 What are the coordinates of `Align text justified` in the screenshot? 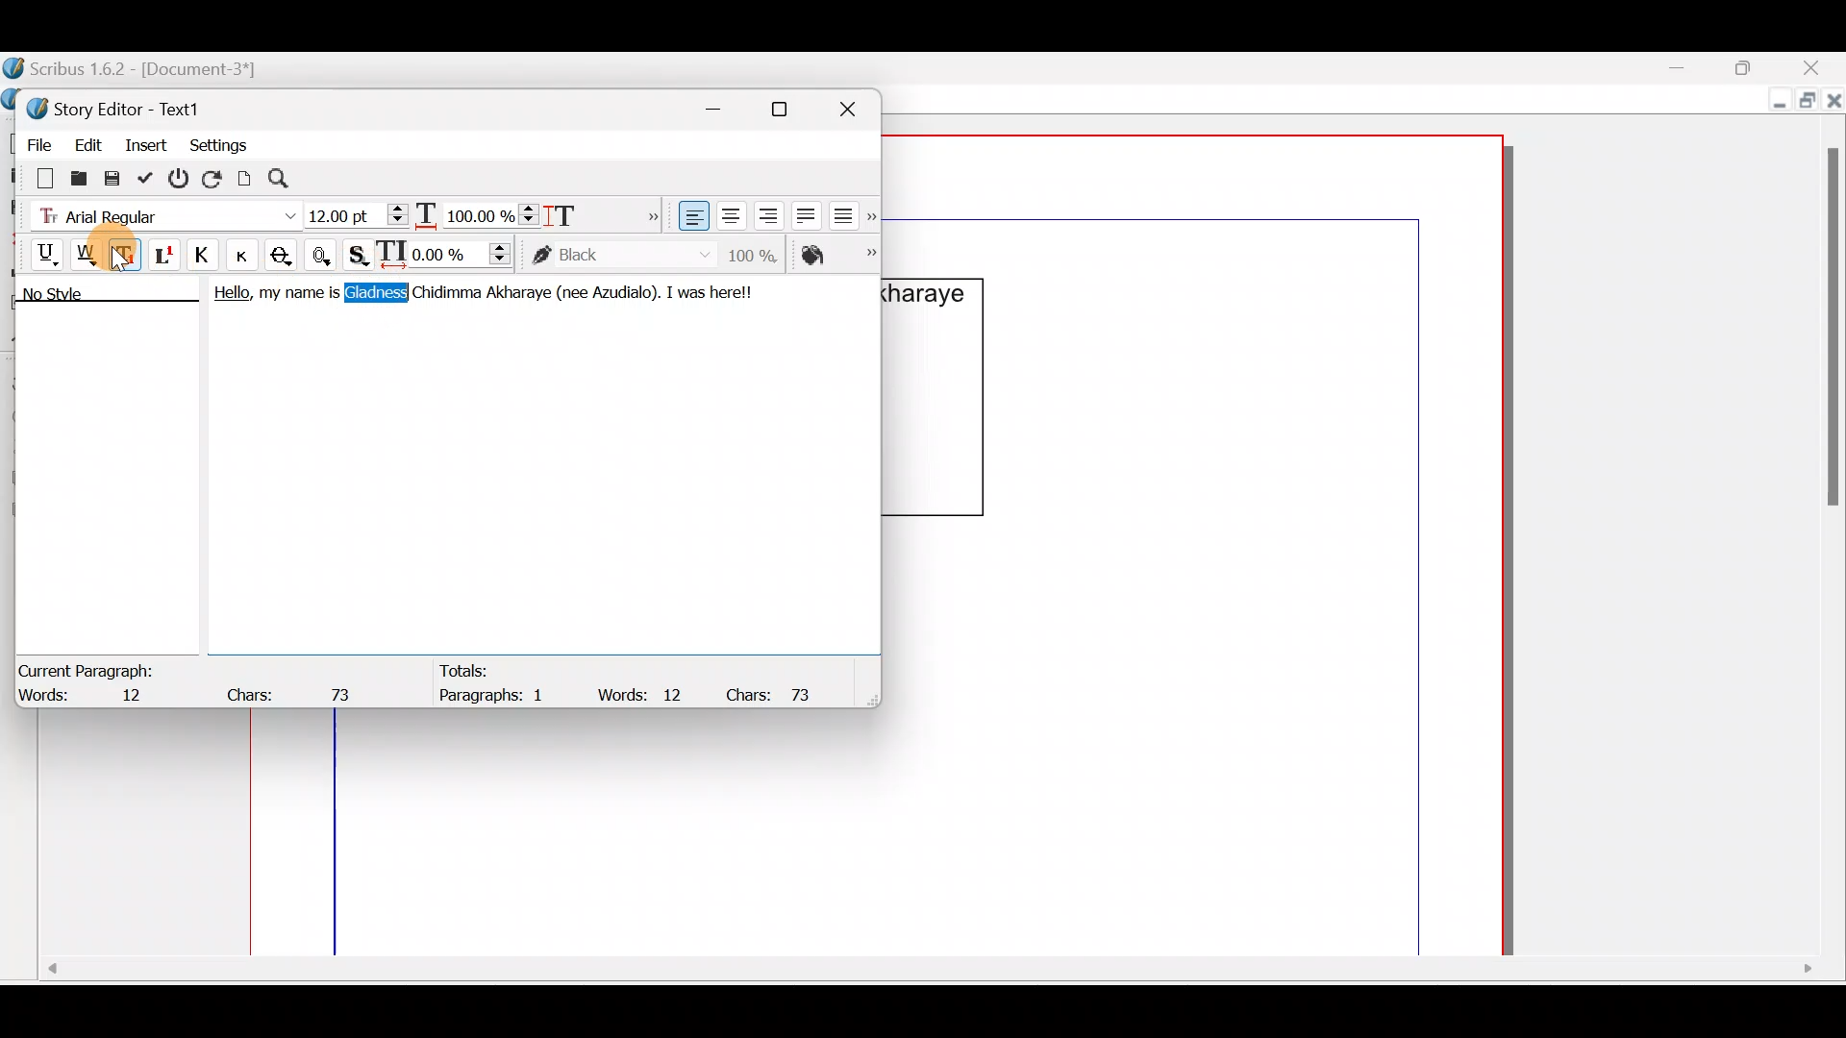 It's located at (804, 212).